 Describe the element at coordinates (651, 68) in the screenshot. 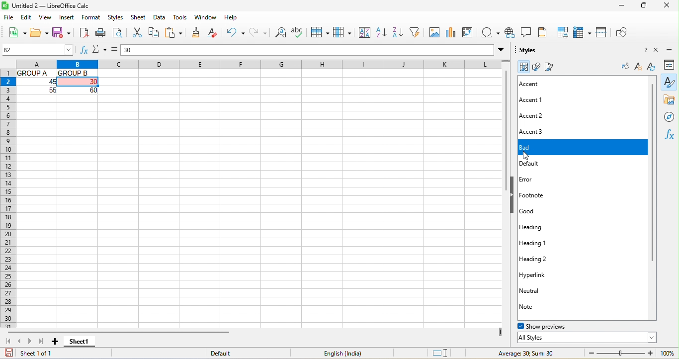

I see `update style` at that location.